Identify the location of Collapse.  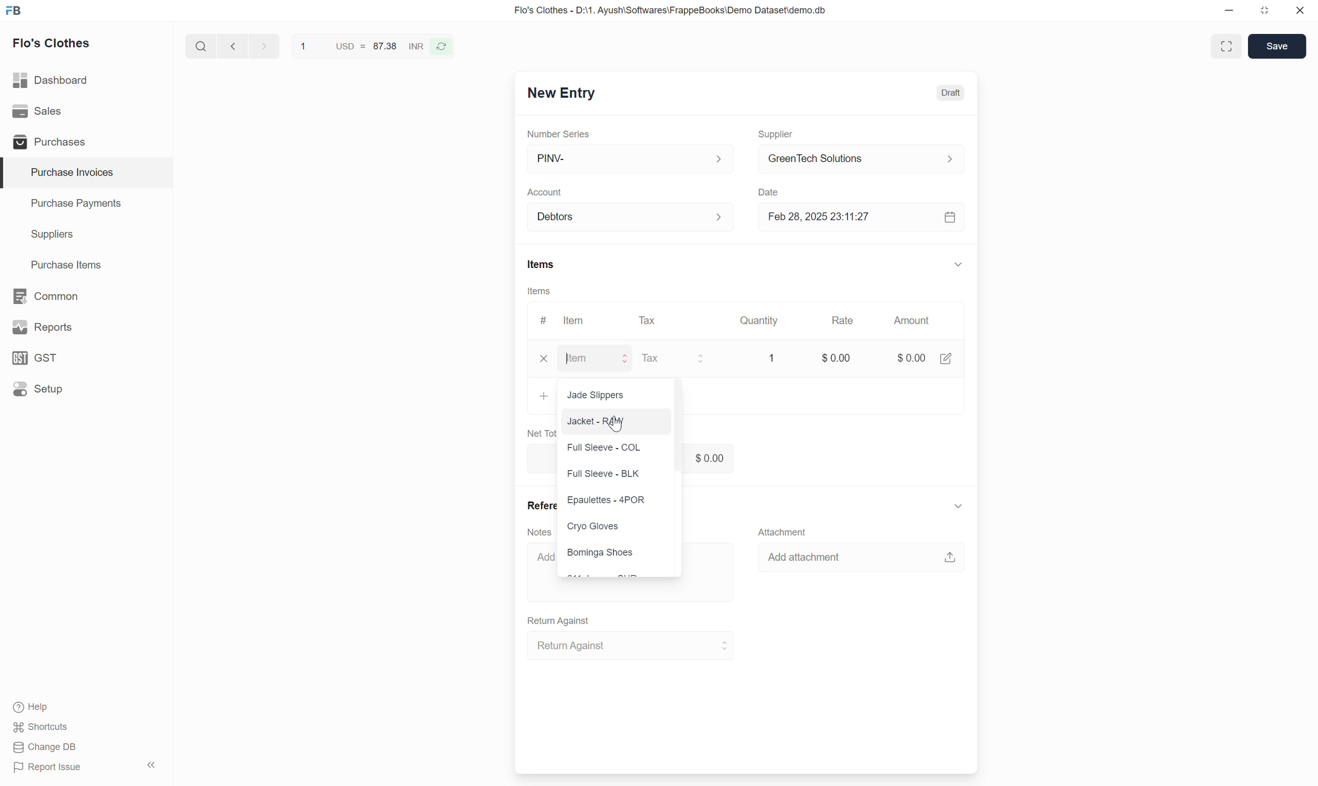
(959, 506).